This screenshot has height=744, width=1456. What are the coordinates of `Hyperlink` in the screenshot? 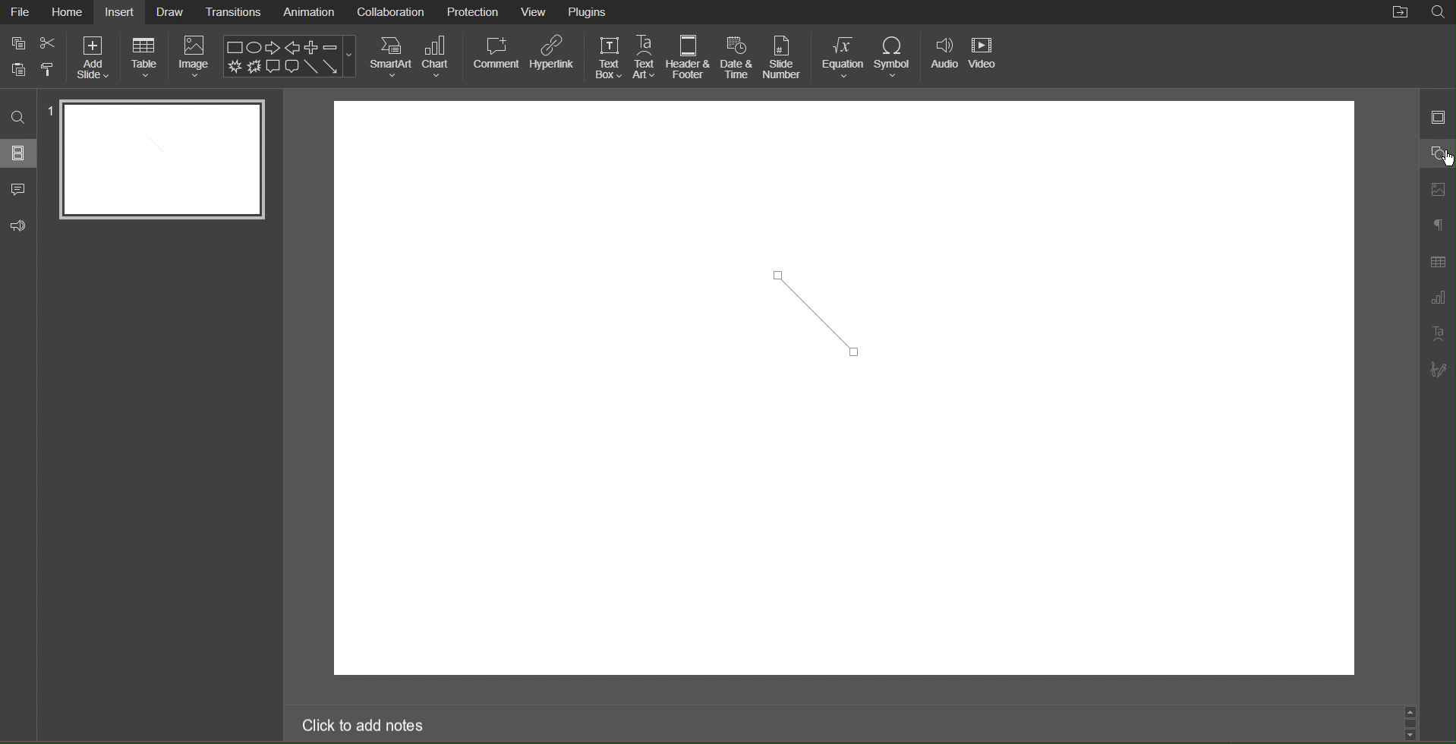 It's located at (552, 58).